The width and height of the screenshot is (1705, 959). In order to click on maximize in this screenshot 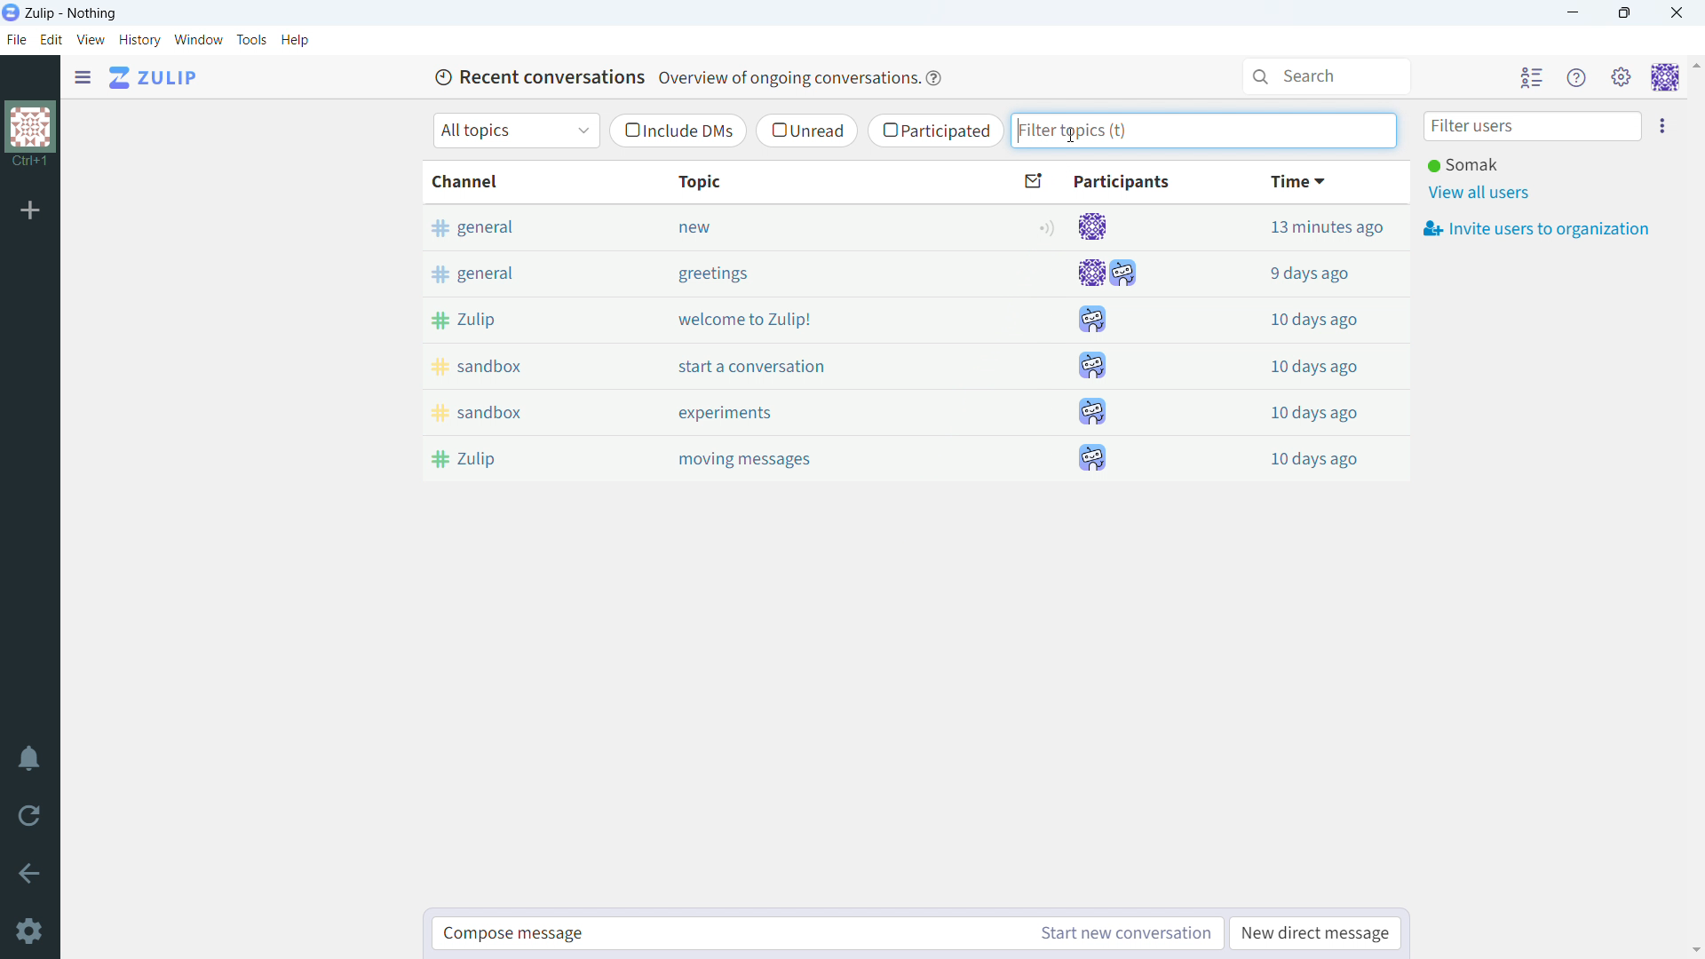, I will do `click(1625, 12)`.